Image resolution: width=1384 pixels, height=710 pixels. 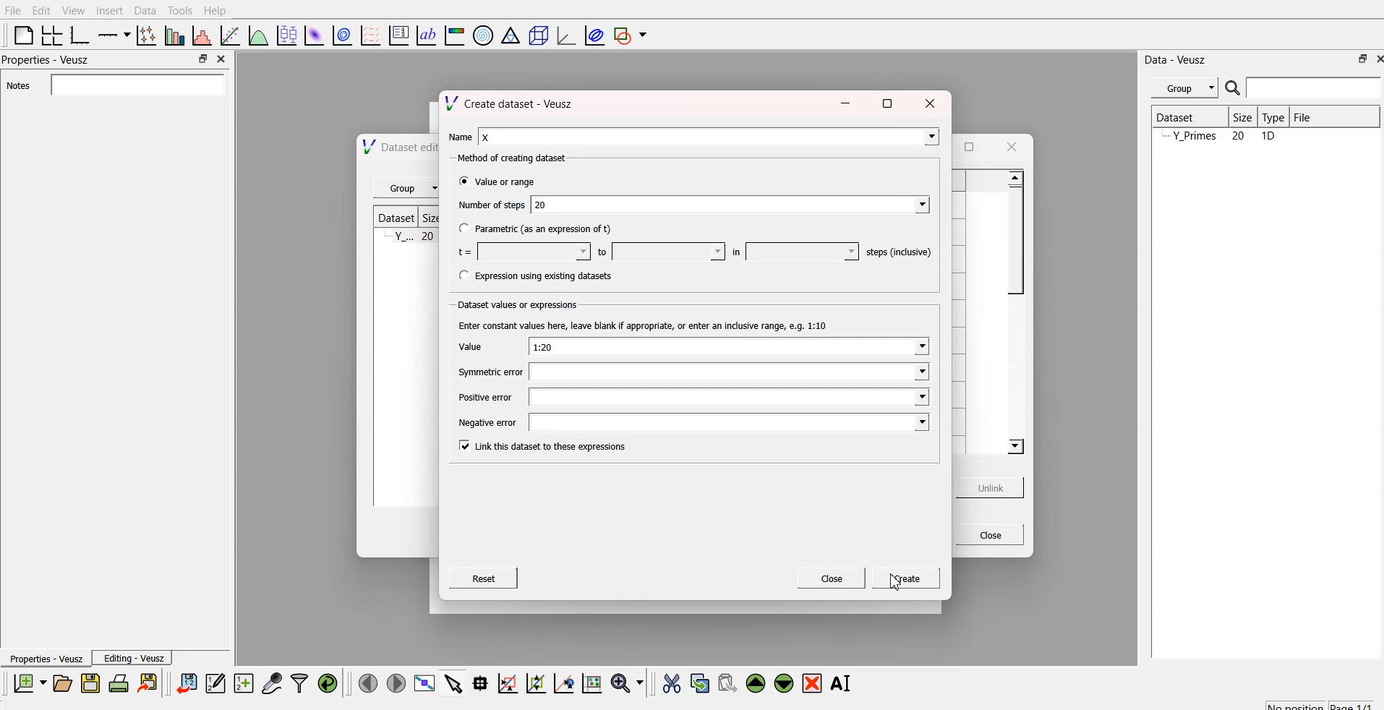 What do you see at coordinates (842, 103) in the screenshot?
I see `minimize` at bounding box center [842, 103].